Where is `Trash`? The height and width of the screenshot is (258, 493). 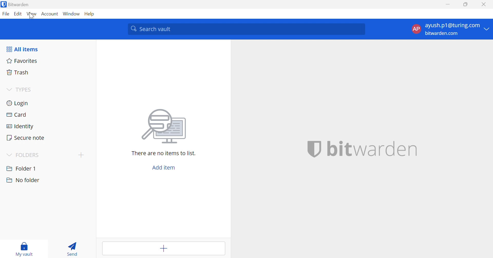 Trash is located at coordinates (19, 72).